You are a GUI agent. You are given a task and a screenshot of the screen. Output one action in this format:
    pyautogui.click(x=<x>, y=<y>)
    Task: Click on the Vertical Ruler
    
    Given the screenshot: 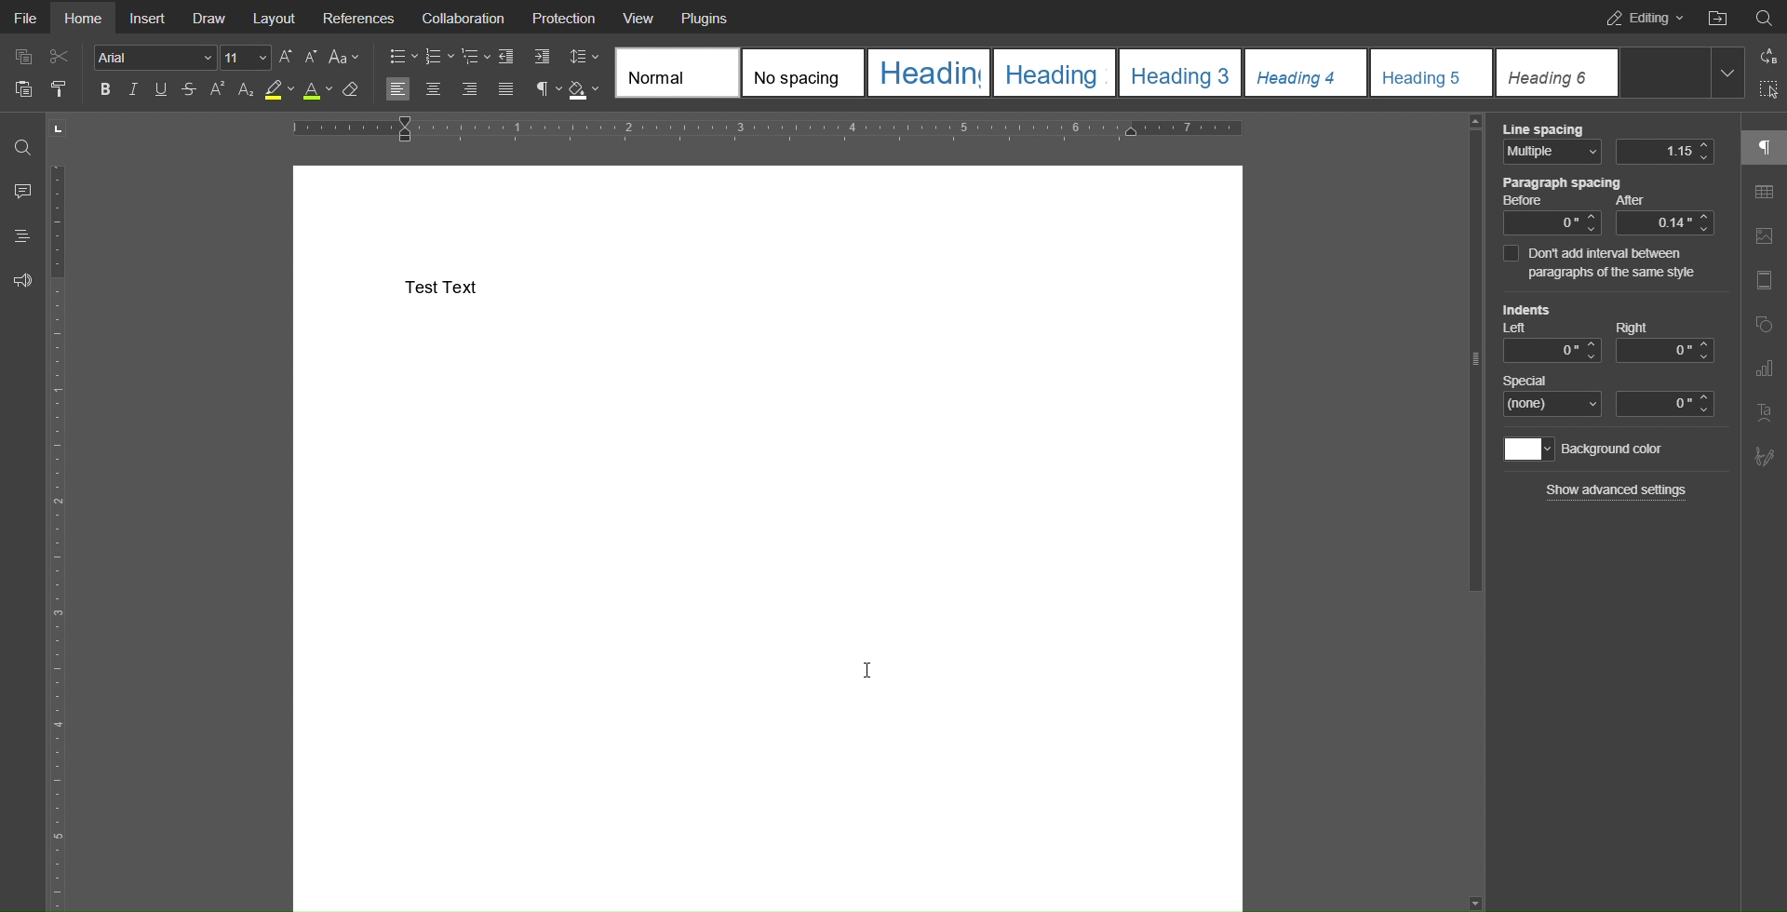 What is the action you would take?
    pyautogui.click(x=64, y=532)
    